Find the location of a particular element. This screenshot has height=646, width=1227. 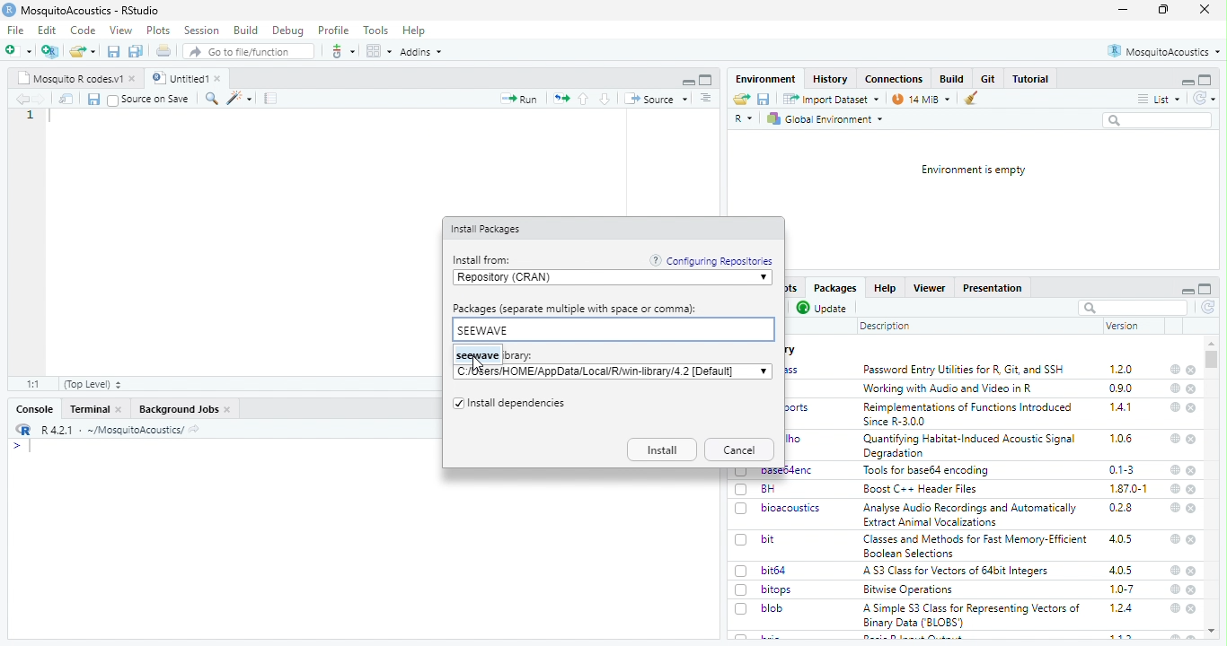

scroll down is located at coordinates (1213, 632).